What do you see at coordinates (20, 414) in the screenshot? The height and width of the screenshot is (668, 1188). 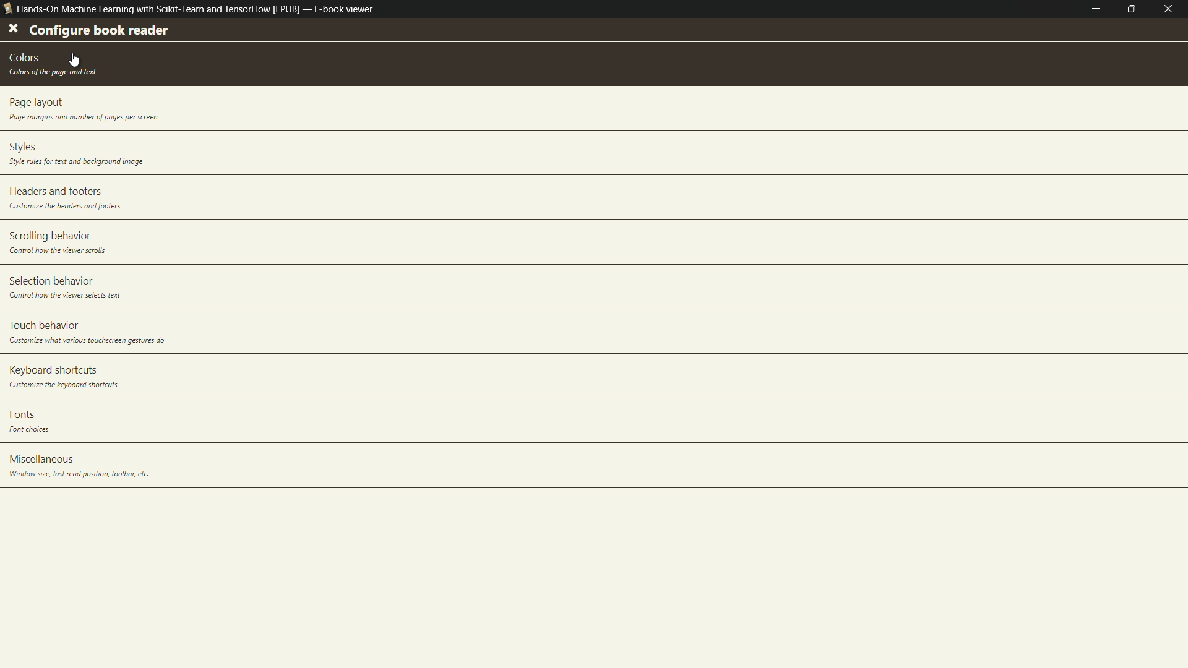 I see `fonts` at bounding box center [20, 414].